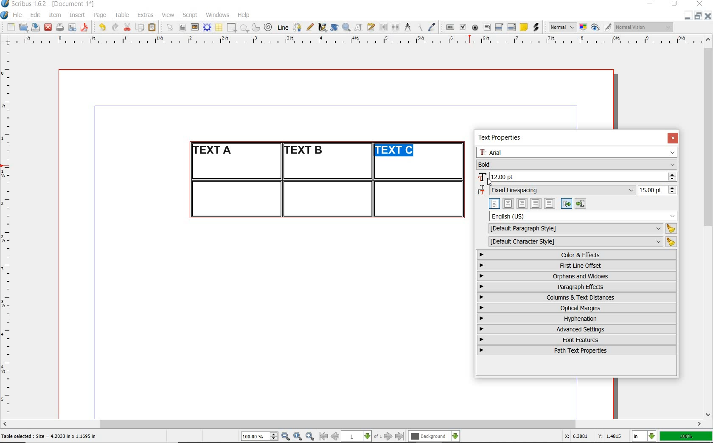  What do you see at coordinates (171, 28) in the screenshot?
I see `select` at bounding box center [171, 28].